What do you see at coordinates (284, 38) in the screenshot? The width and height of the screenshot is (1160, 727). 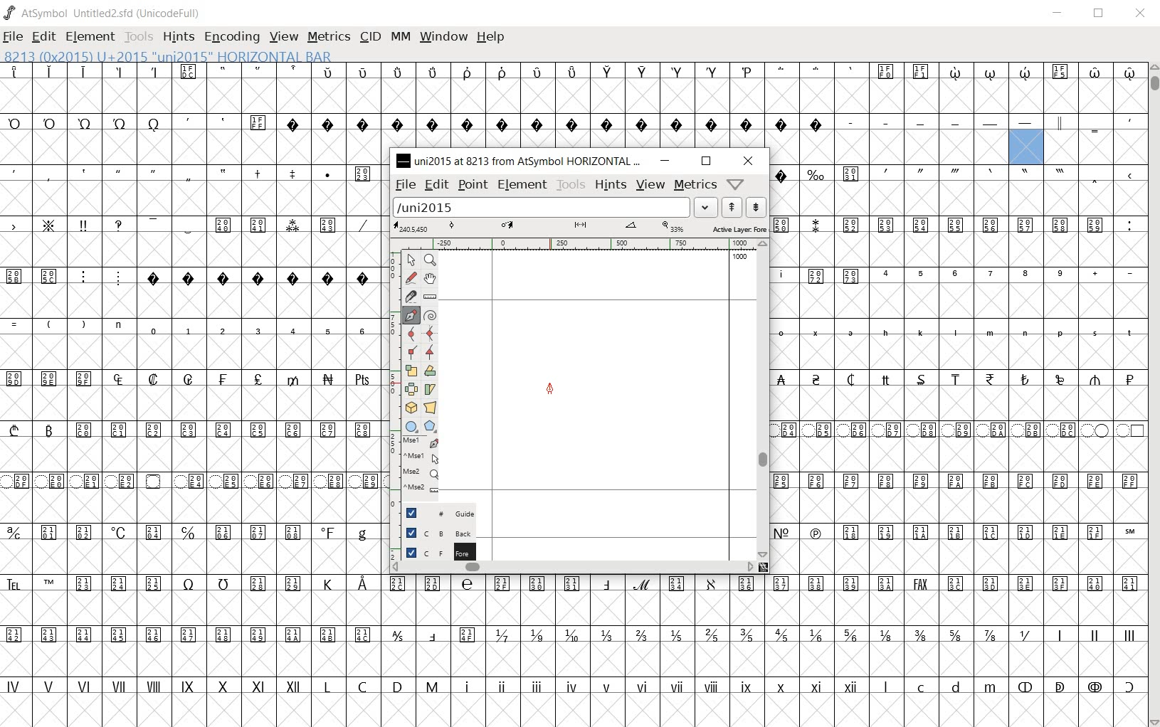 I see `VIEW` at bounding box center [284, 38].